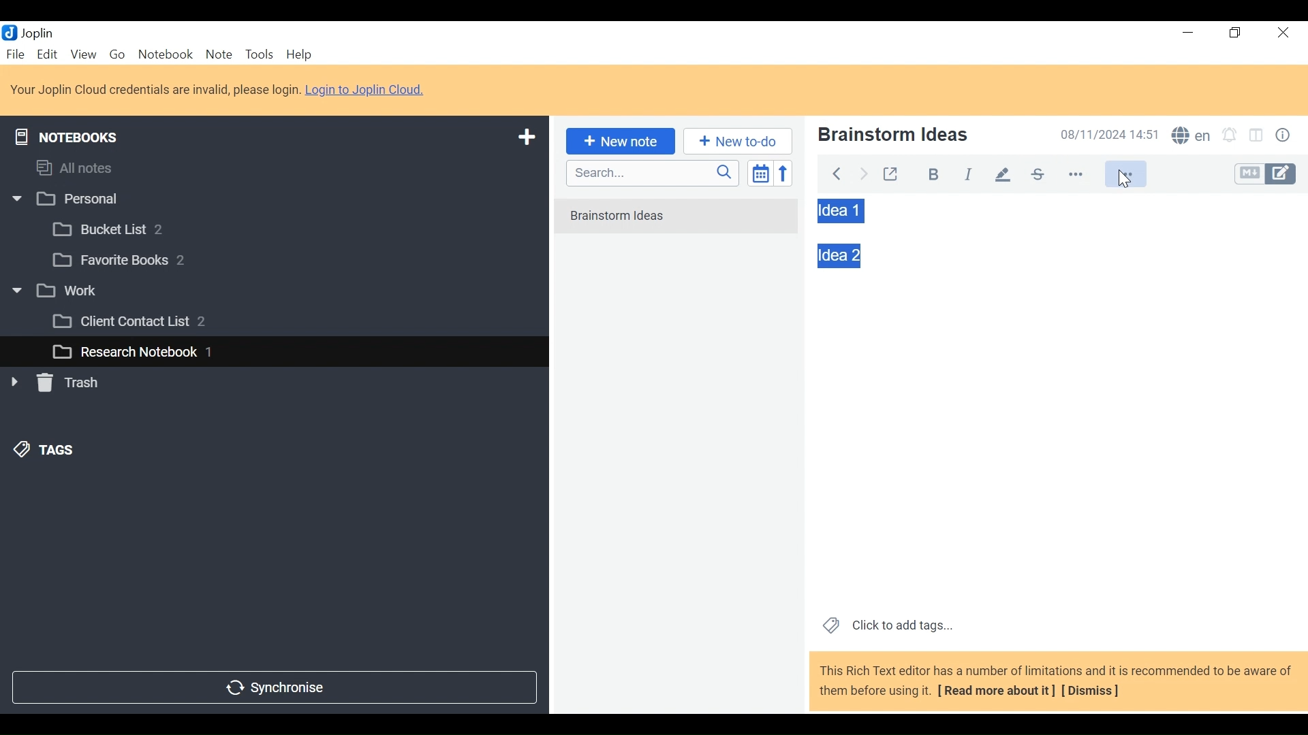 The height and width of the screenshot is (735, 1308). What do you see at coordinates (1106, 134) in the screenshot?
I see `Date and Time` at bounding box center [1106, 134].